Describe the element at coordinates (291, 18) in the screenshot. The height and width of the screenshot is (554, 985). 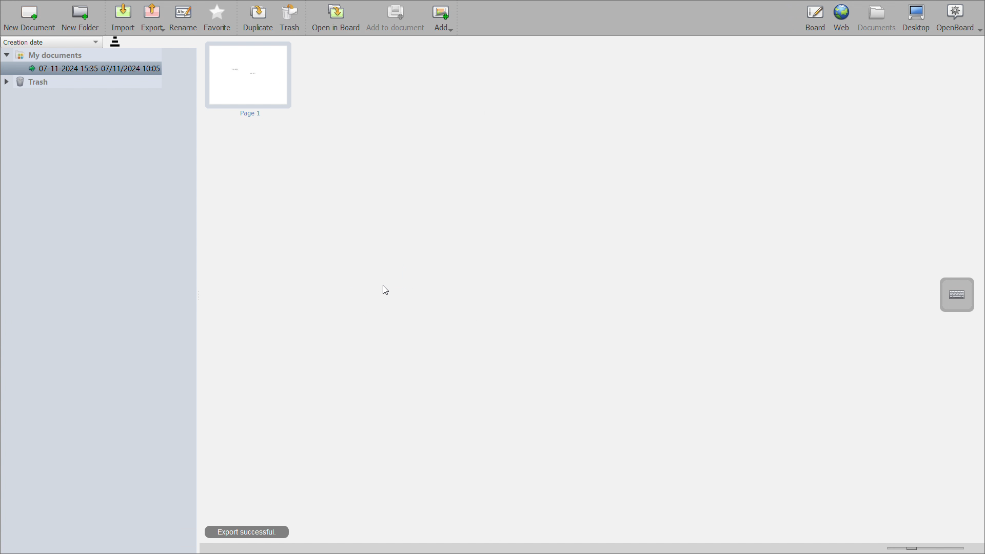
I see `trash` at that location.